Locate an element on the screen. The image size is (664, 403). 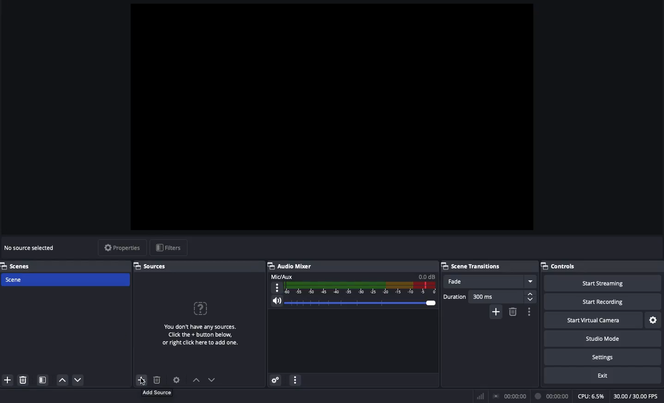
Sources is located at coordinates (153, 266).